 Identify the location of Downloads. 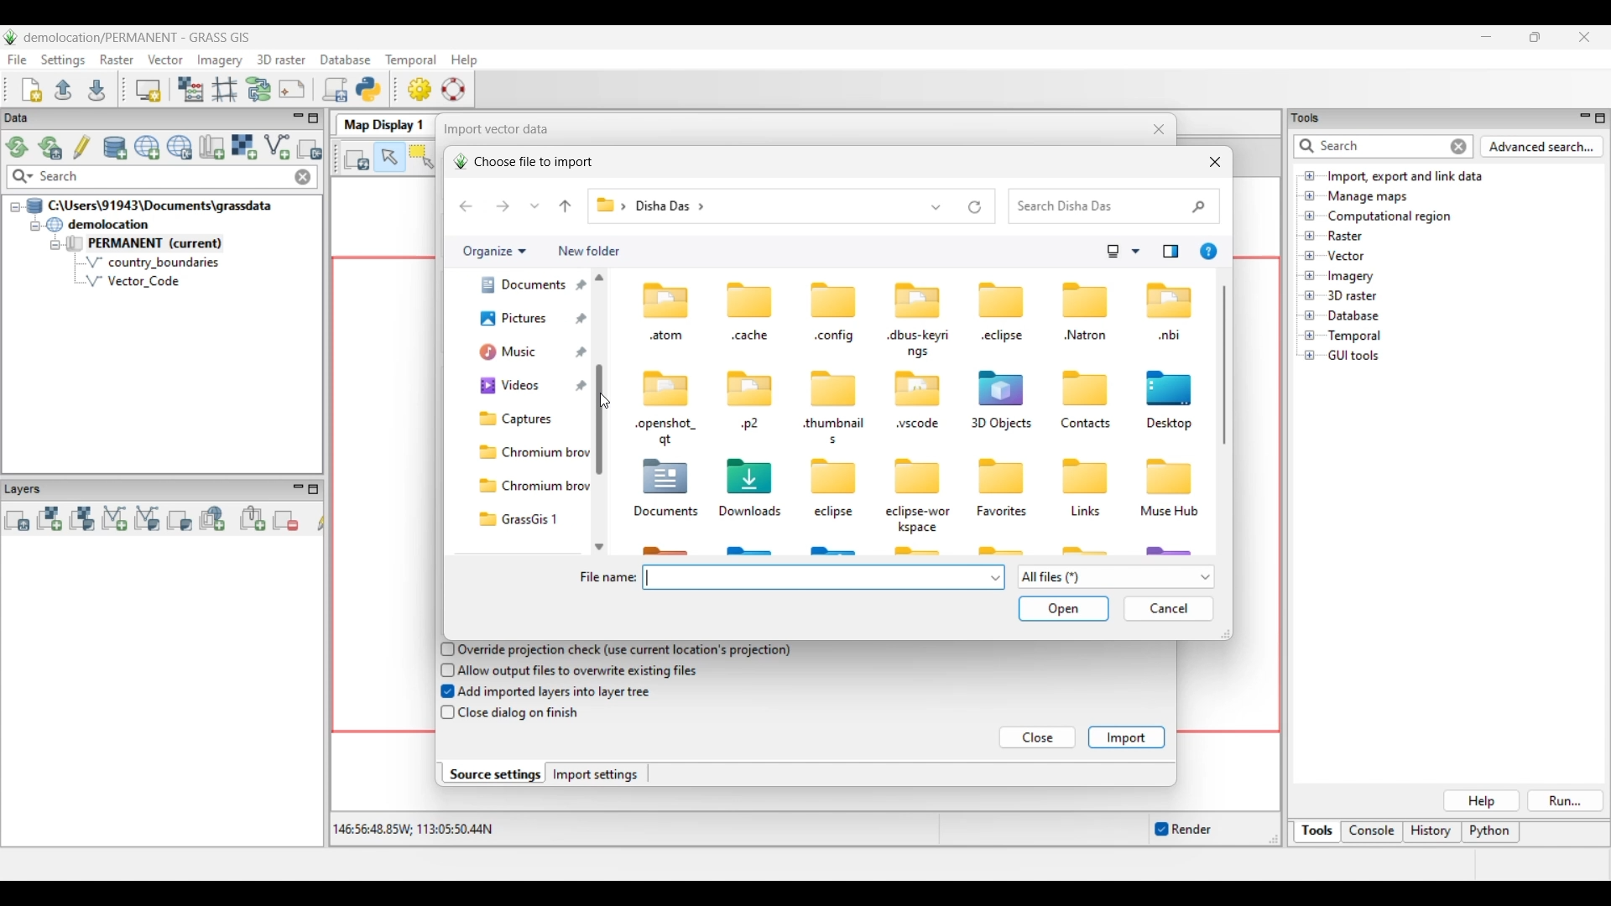
(753, 512).